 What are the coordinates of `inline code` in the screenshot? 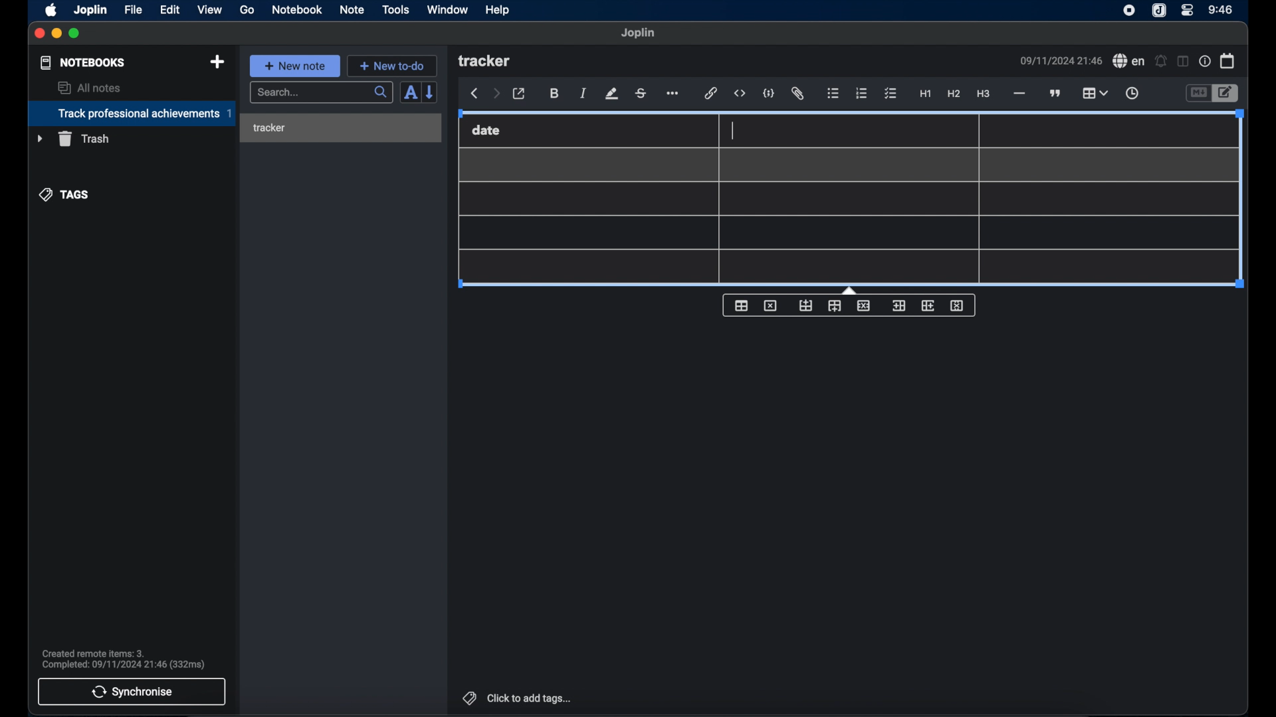 It's located at (740, 94).